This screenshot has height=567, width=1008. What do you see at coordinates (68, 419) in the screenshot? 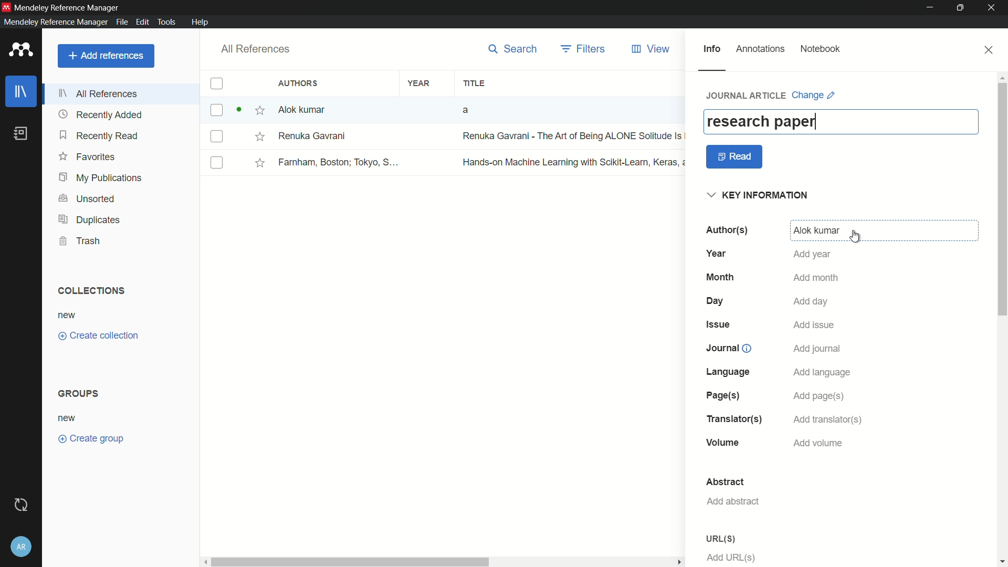
I see `new` at bounding box center [68, 419].